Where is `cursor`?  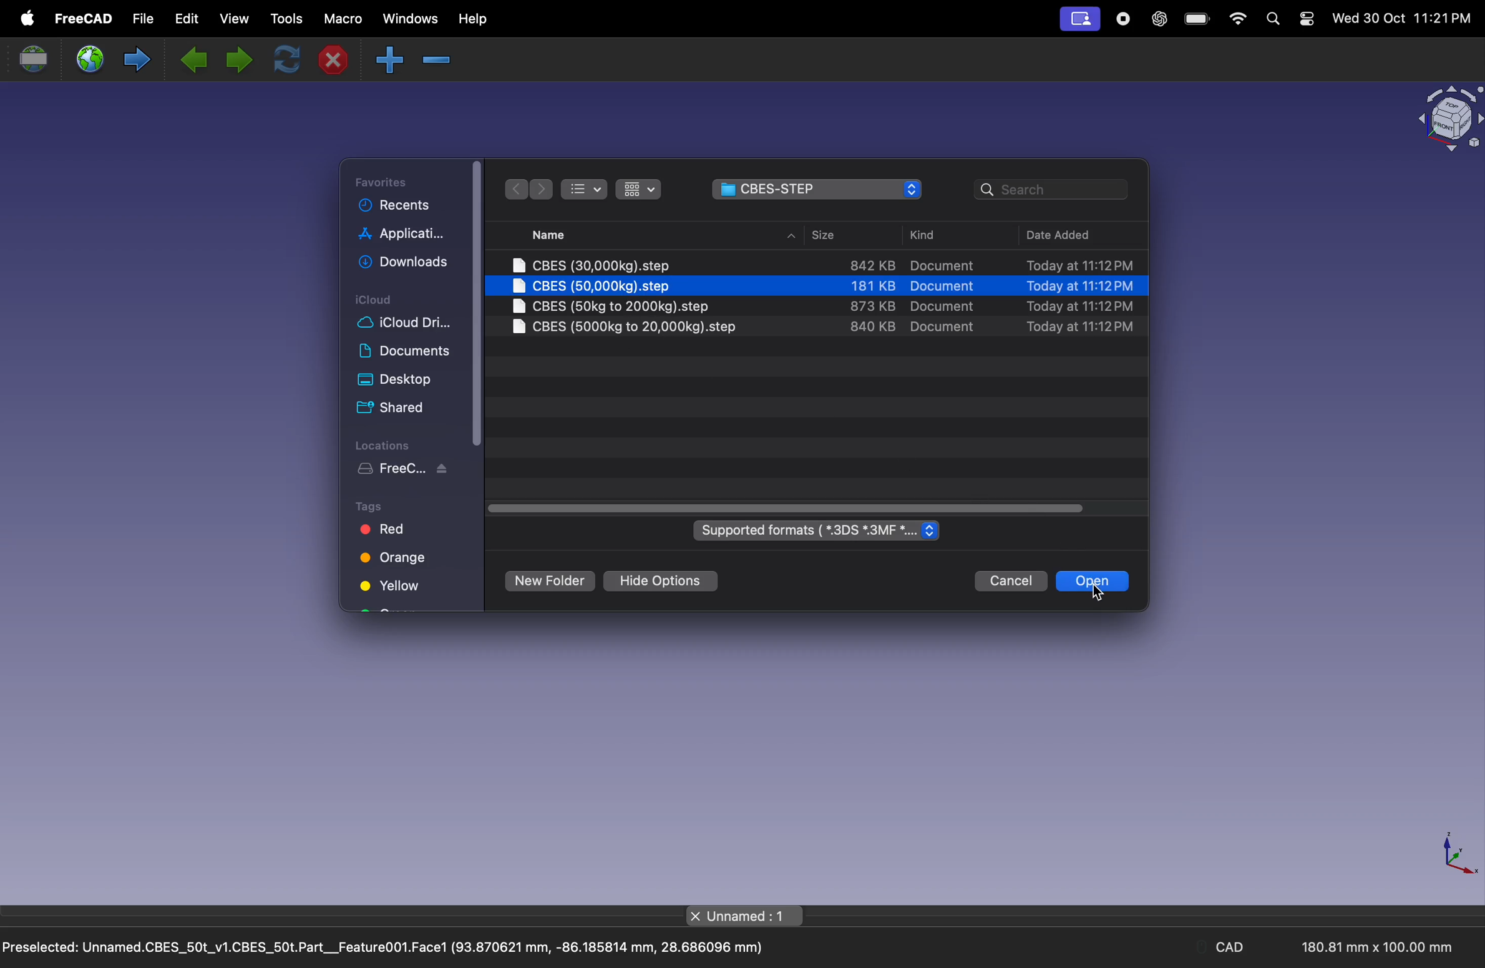 cursor is located at coordinates (1096, 595).